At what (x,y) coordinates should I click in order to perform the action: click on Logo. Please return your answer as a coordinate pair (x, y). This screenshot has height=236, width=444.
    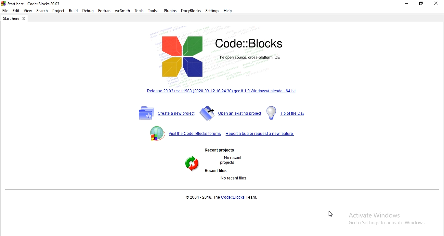
    Looking at the image, I should click on (145, 111).